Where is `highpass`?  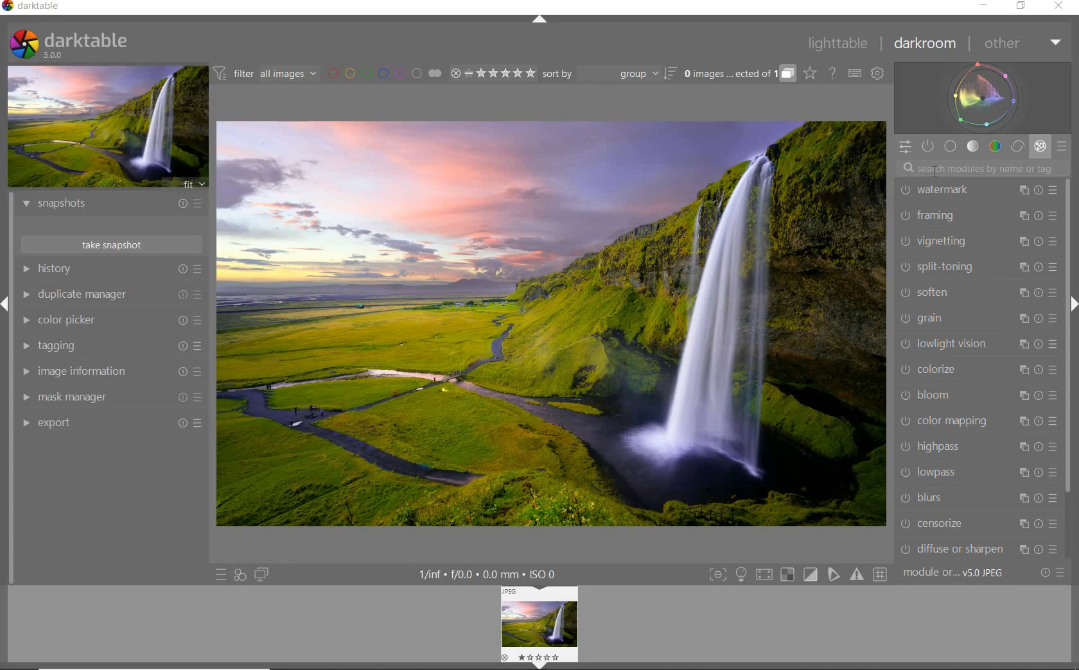
highpass is located at coordinates (978, 449).